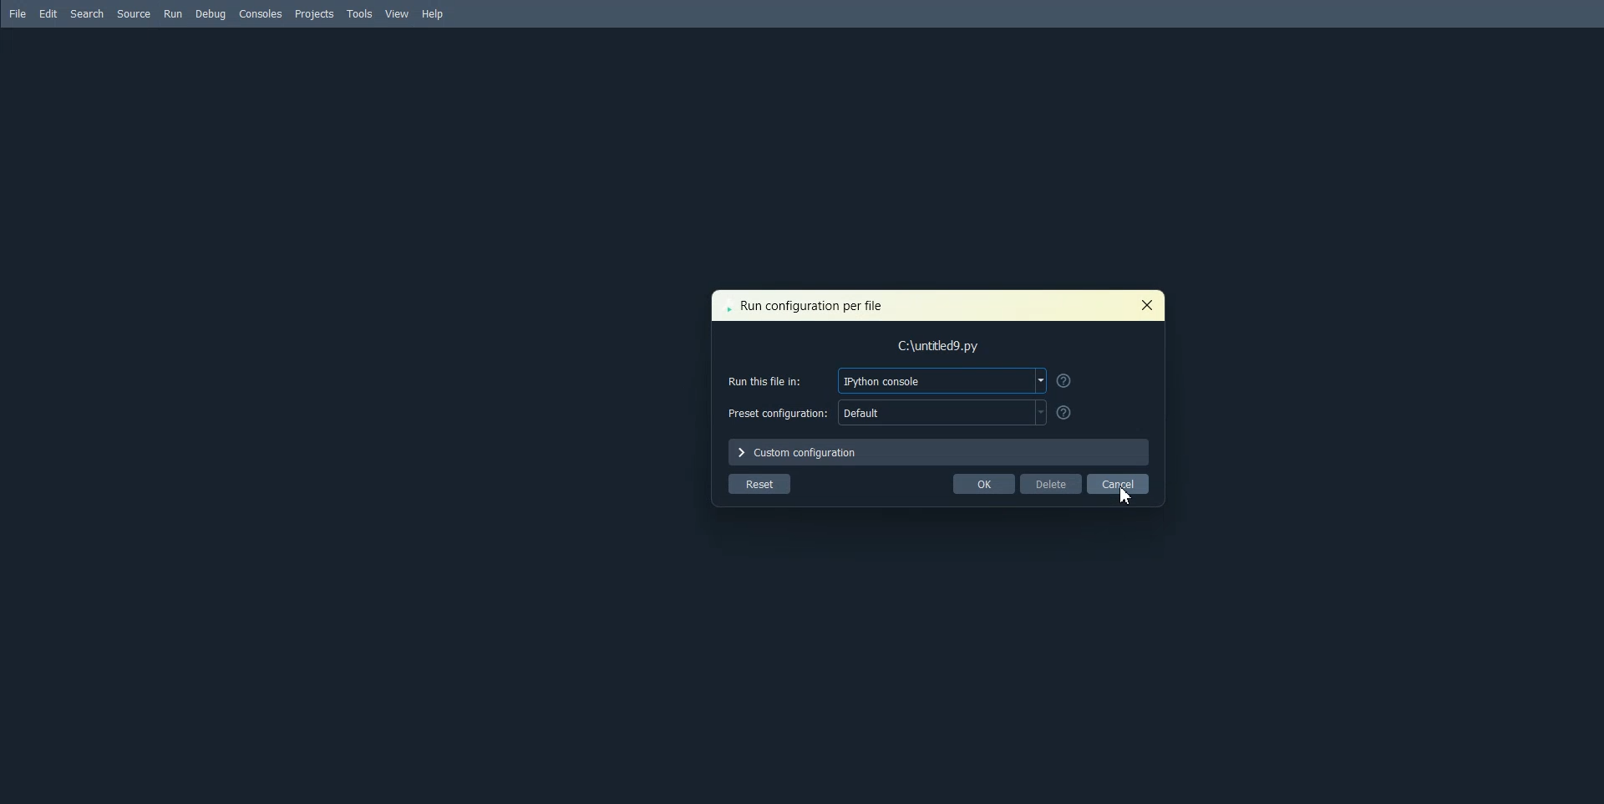 The height and width of the screenshot is (804, 1604). I want to click on C:\untided9.py, so click(947, 348).